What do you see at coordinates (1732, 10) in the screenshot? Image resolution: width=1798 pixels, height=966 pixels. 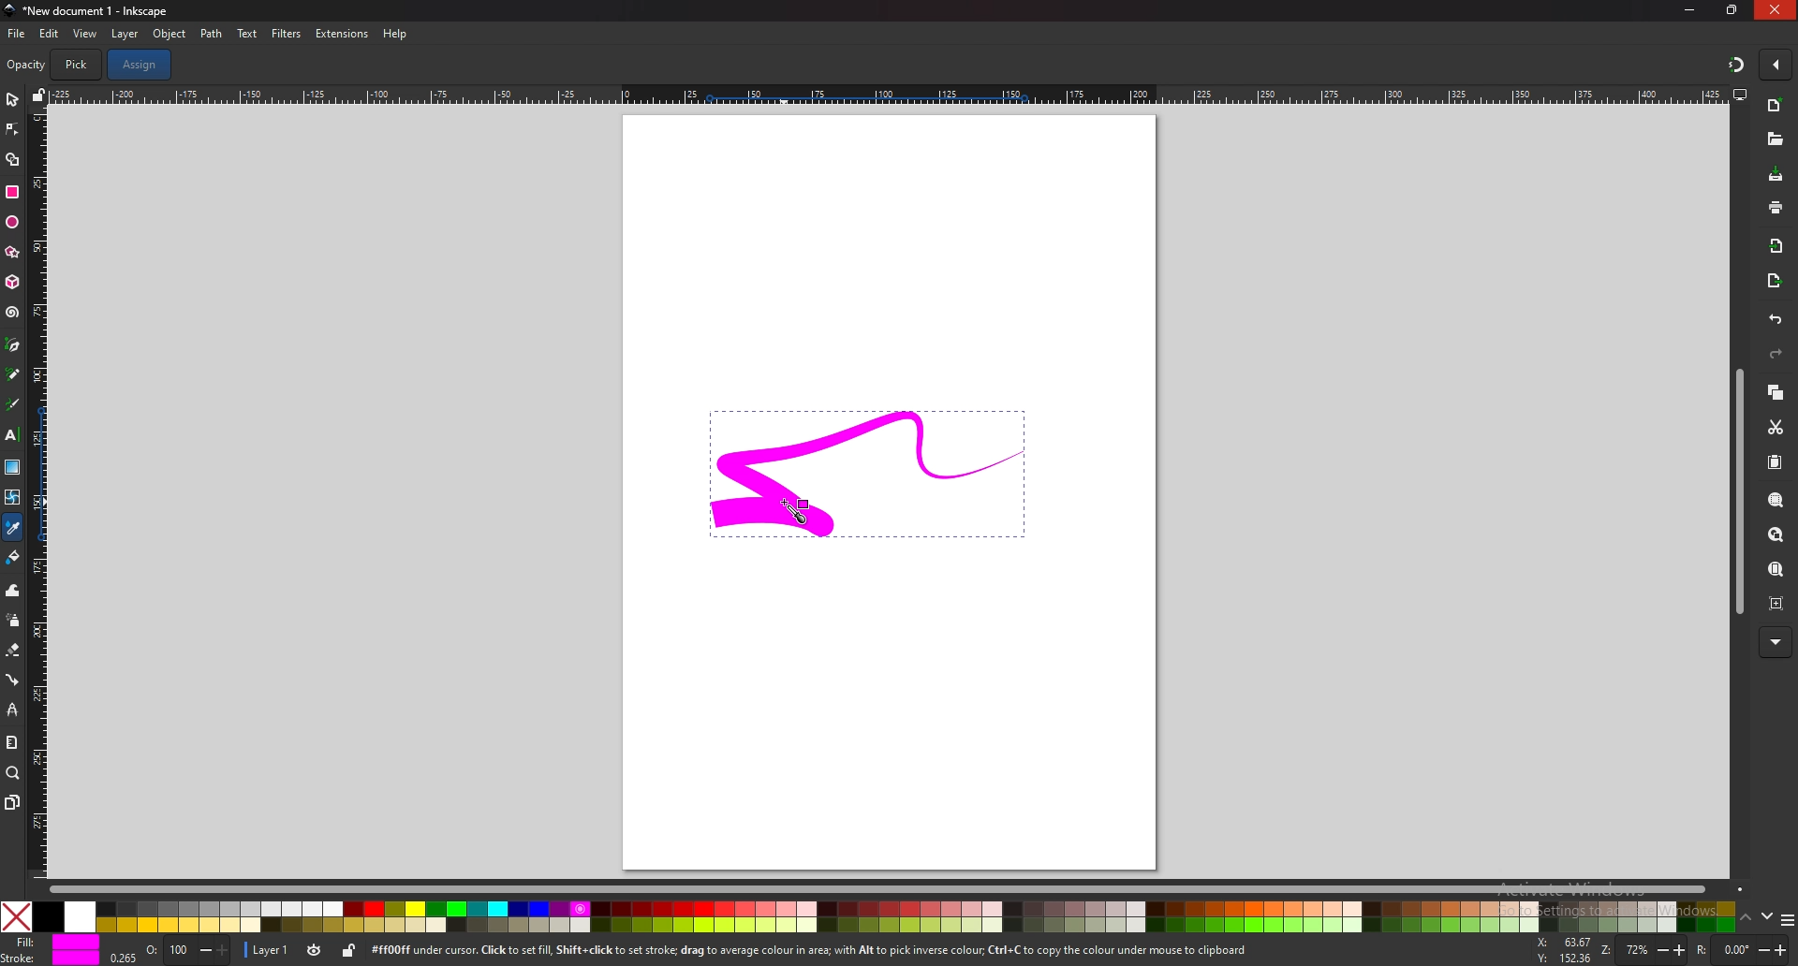 I see `resize` at bounding box center [1732, 10].